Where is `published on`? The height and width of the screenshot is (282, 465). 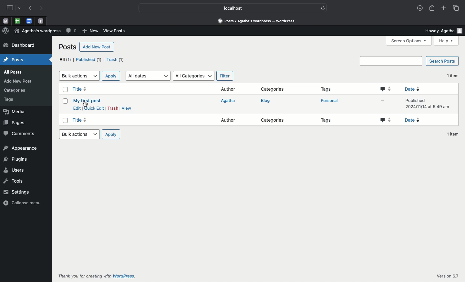 published on is located at coordinates (429, 103).